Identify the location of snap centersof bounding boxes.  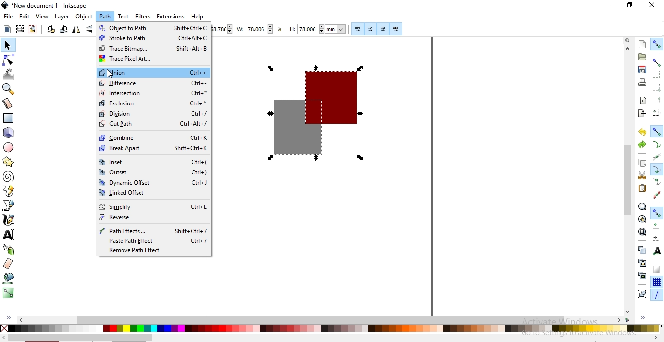
(656, 113).